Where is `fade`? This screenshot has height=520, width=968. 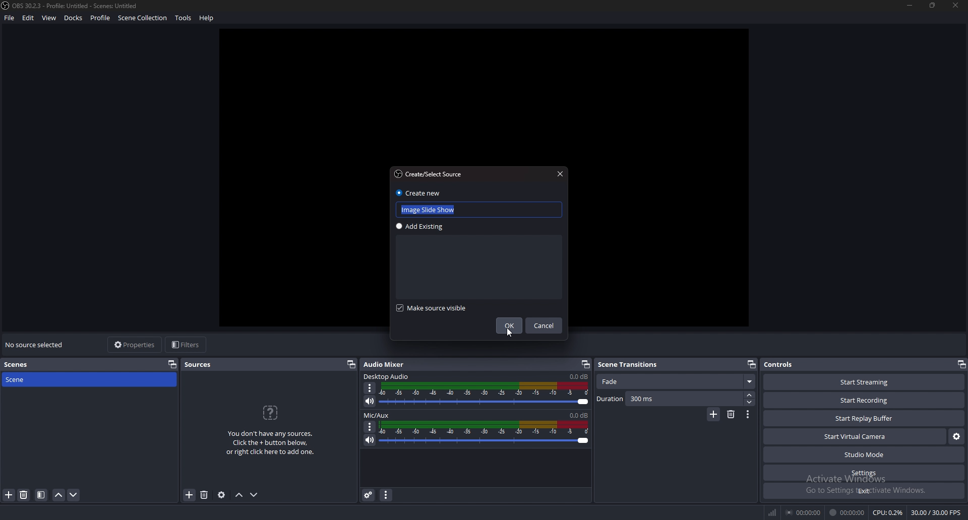 fade is located at coordinates (677, 382).